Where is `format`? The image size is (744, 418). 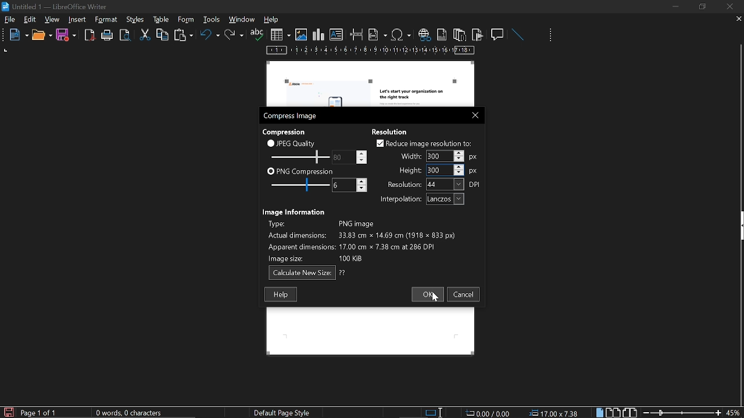
format is located at coordinates (134, 19).